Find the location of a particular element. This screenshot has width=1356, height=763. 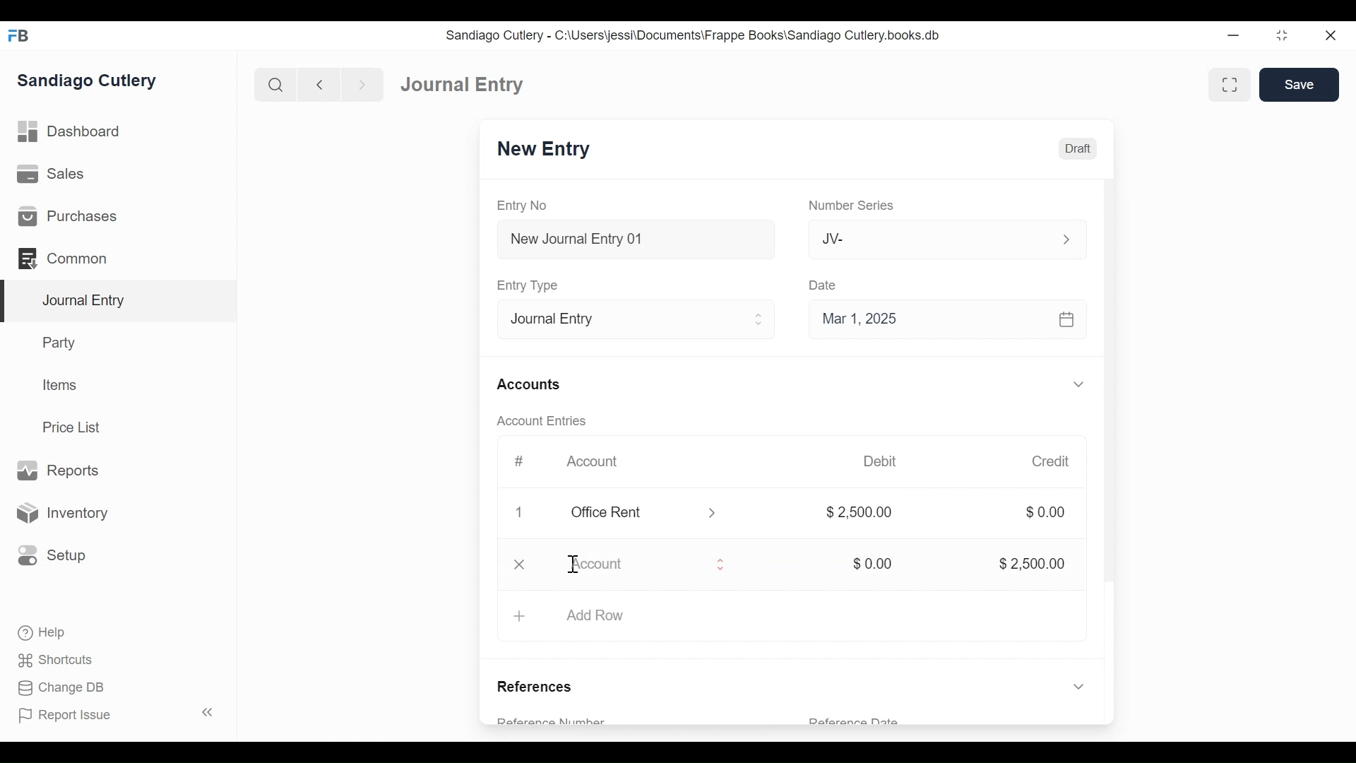

Change DB is located at coordinates (55, 689).